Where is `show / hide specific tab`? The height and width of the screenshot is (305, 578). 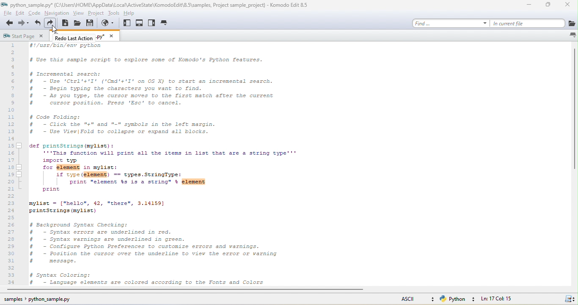
show / hide specific tab is located at coordinates (168, 25).